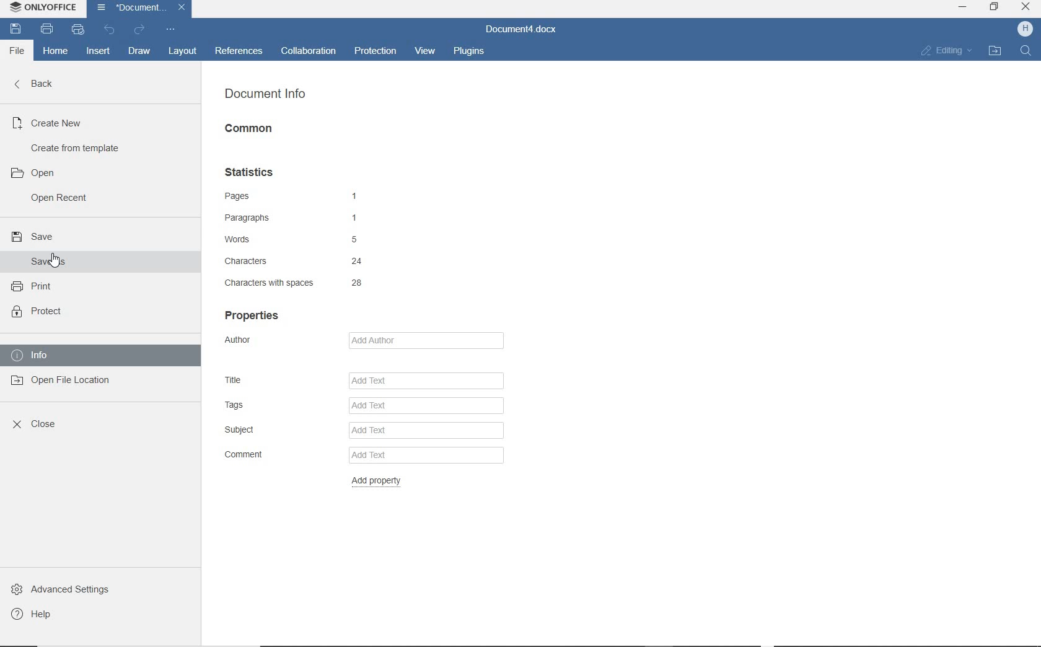 The image size is (1041, 647). I want to click on characters with spaces 28, so click(297, 283).